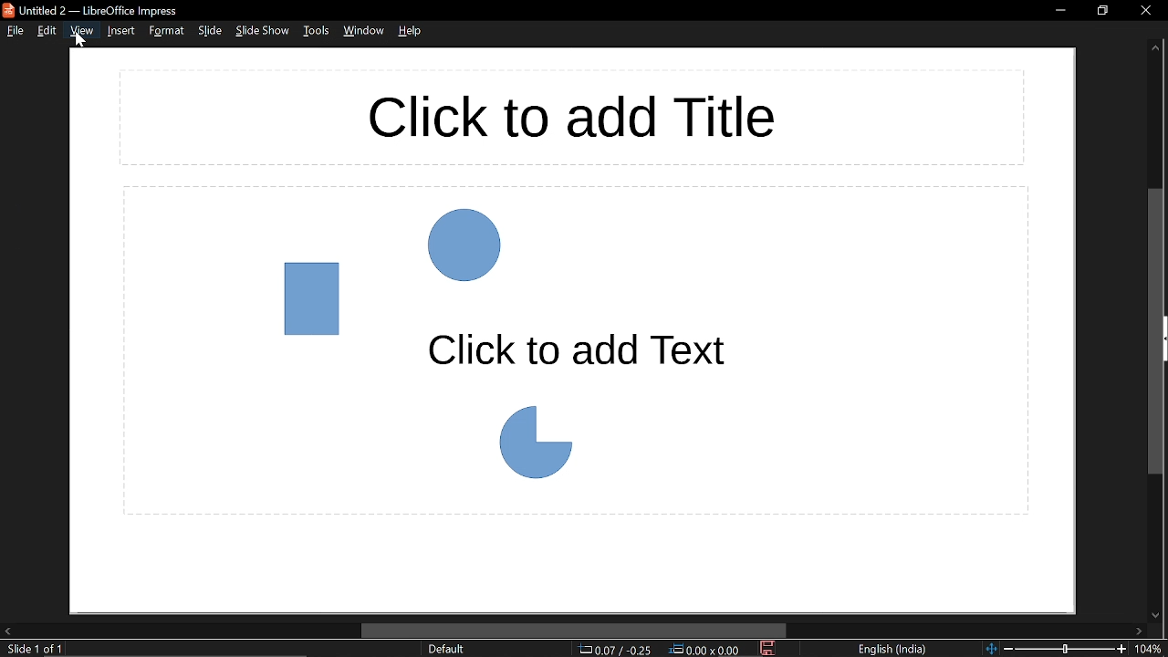 The height and width of the screenshot is (657, 1168). What do you see at coordinates (575, 351) in the screenshot?
I see `Space for adding text` at bounding box center [575, 351].